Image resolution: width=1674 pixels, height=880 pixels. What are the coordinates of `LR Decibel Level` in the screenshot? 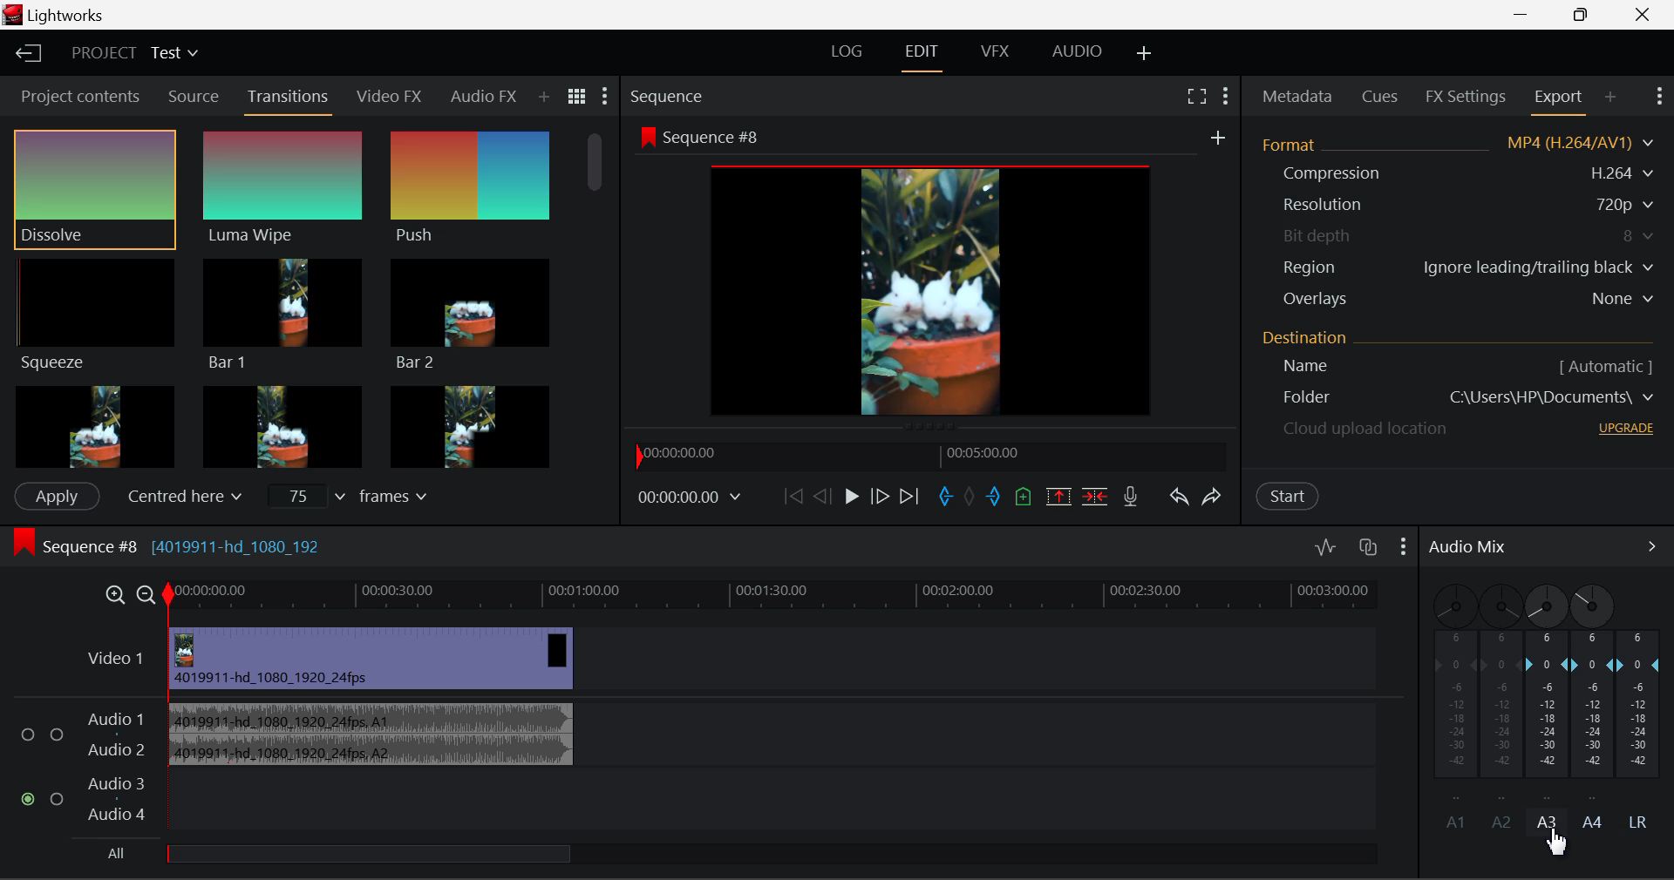 It's located at (1647, 732).